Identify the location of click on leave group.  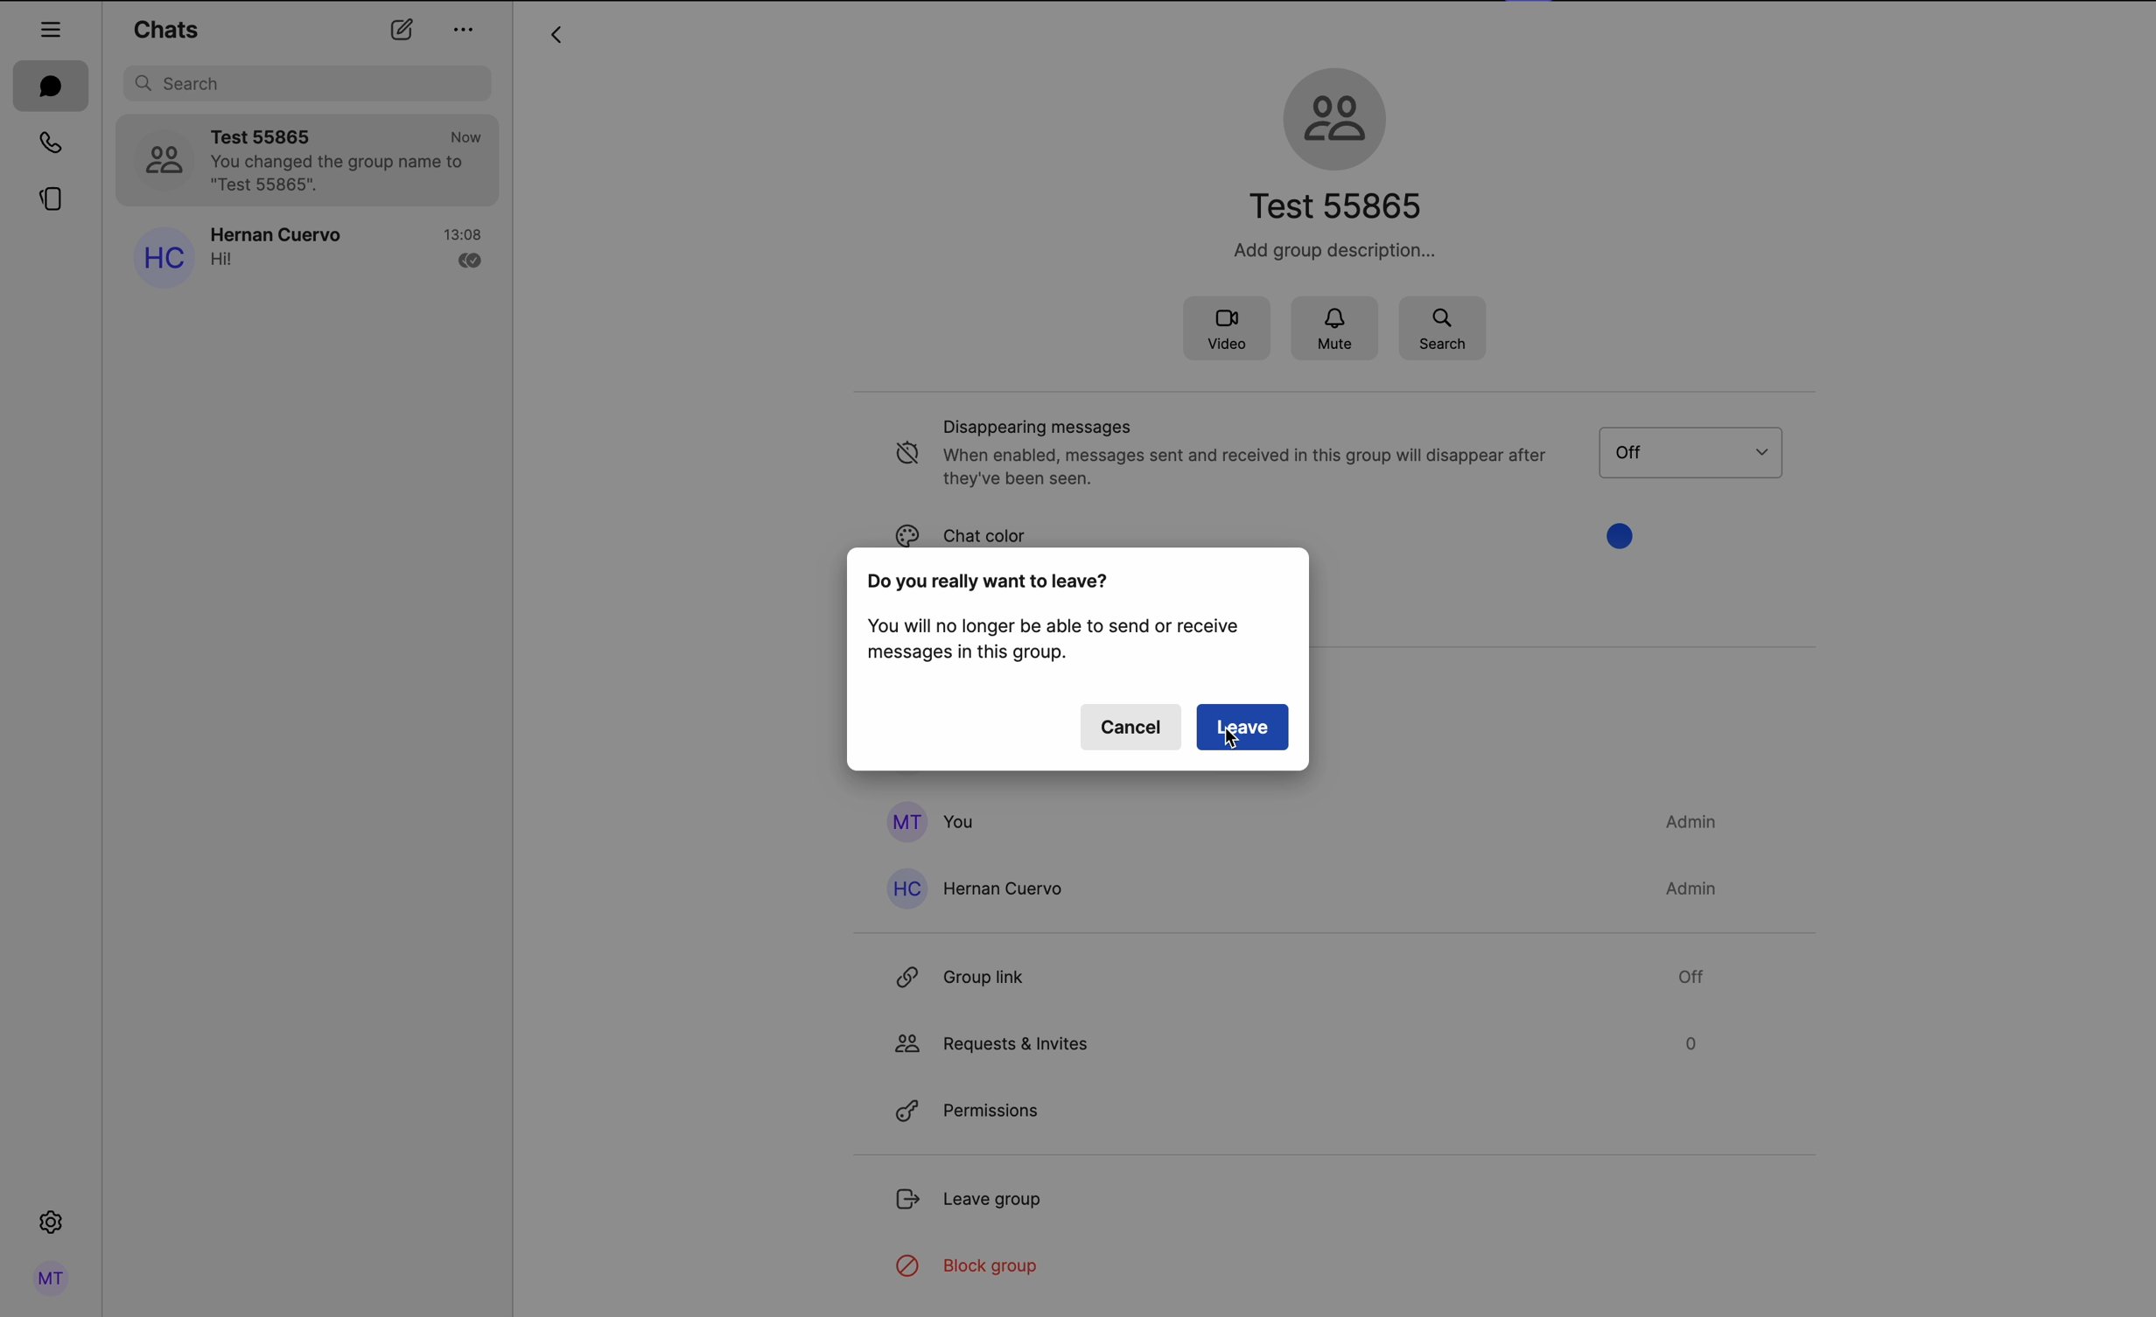
(976, 1198).